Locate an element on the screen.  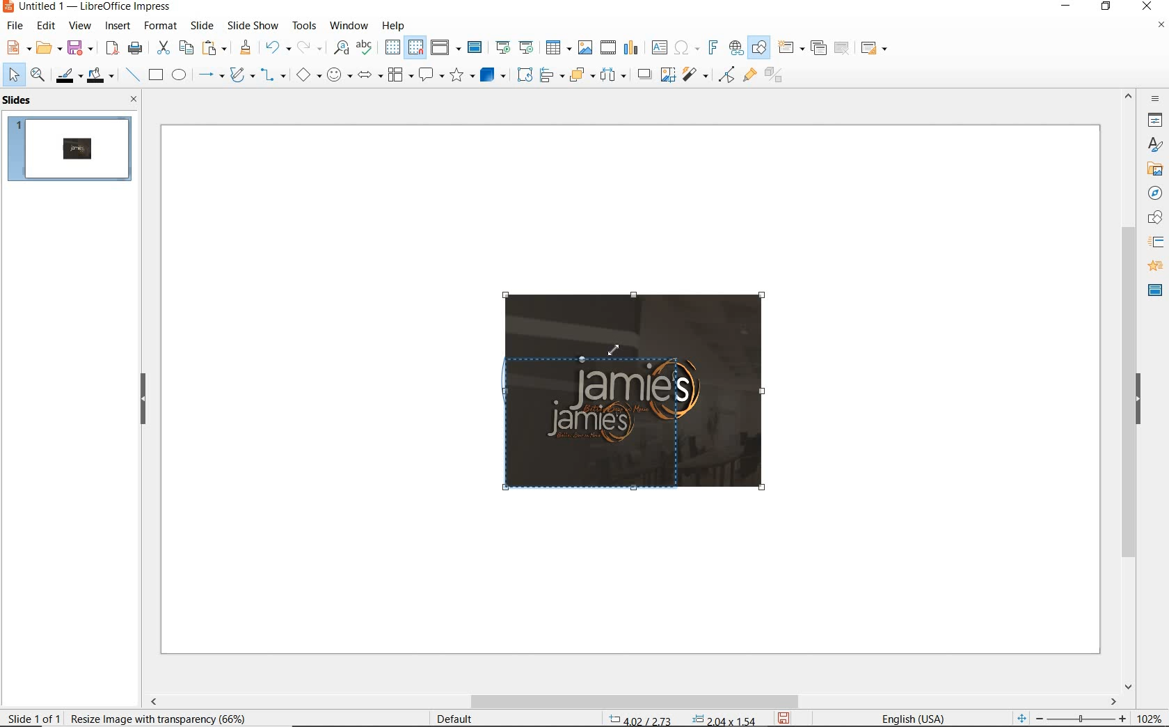
fill color is located at coordinates (102, 76).